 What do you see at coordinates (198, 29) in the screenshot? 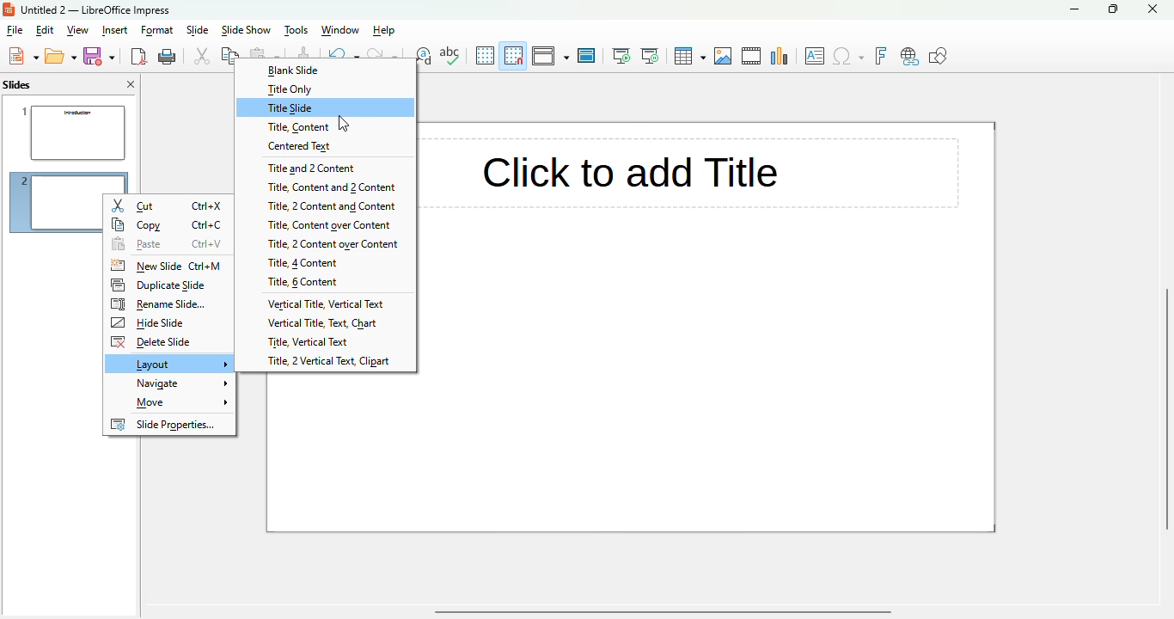
I see `slide` at bounding box center [198, 29].